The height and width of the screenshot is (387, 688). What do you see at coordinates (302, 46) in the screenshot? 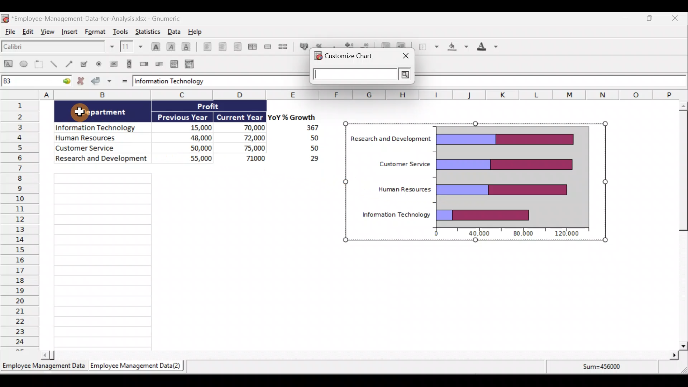
I see `Format the selection as accounting` at bounding box center [302, 46].